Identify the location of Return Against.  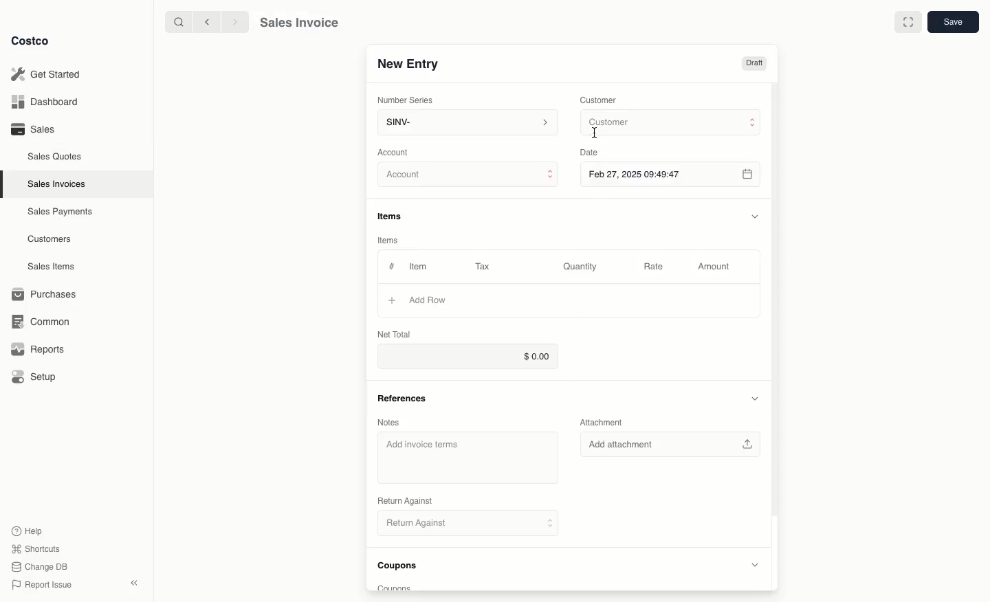
(461, 524).